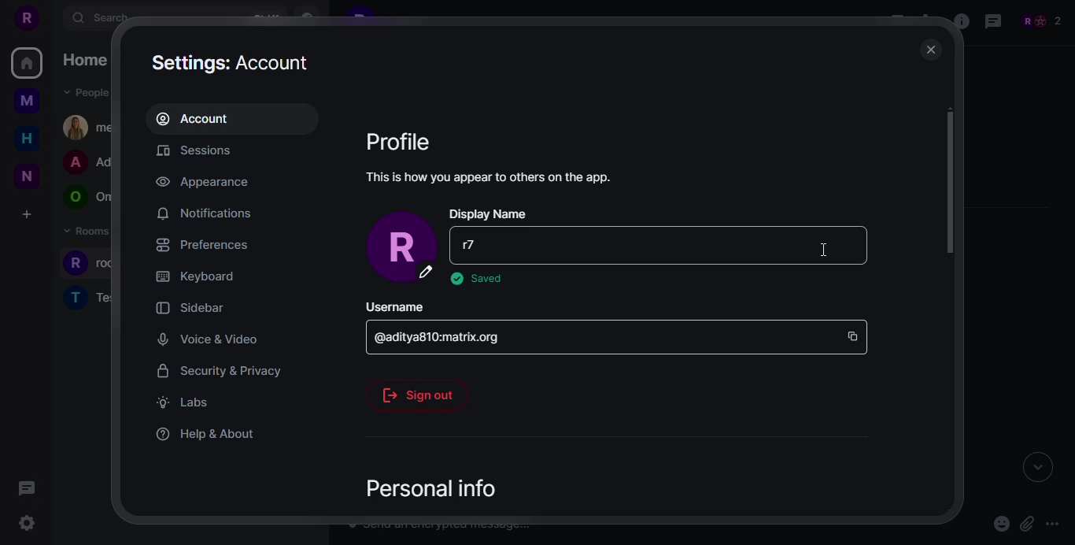 This screenshot has height=545, width=1075. What do you see at coordinates (954, 182) in the screenshot?
I see `scroll bar` at bounding box center [954, 182].